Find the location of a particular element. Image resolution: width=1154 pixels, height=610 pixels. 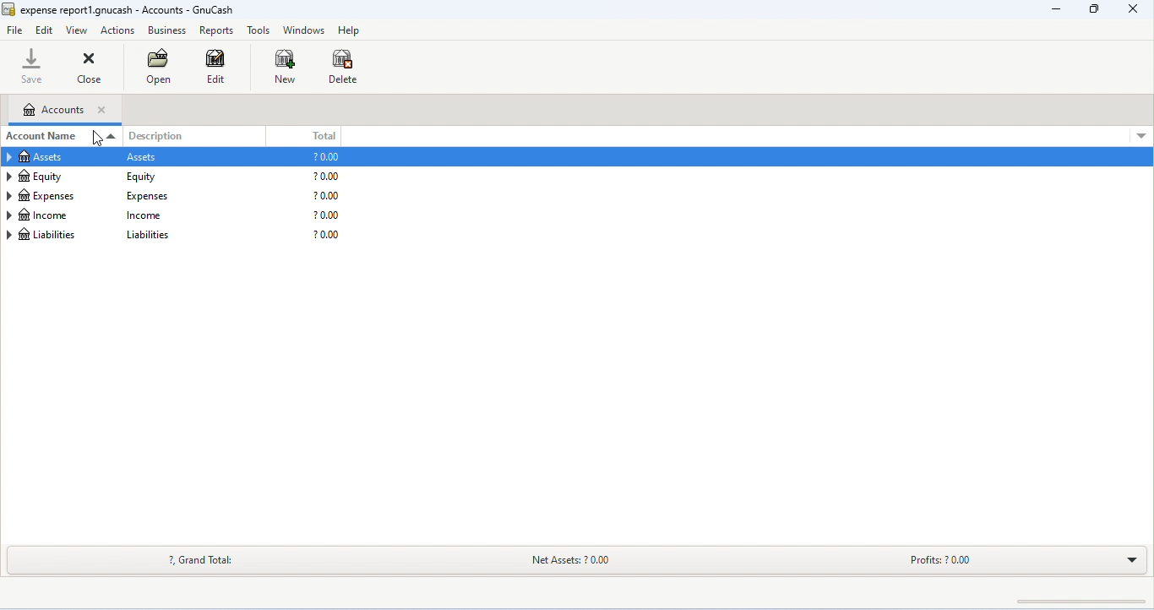

file is located at coordinates (16, 32).